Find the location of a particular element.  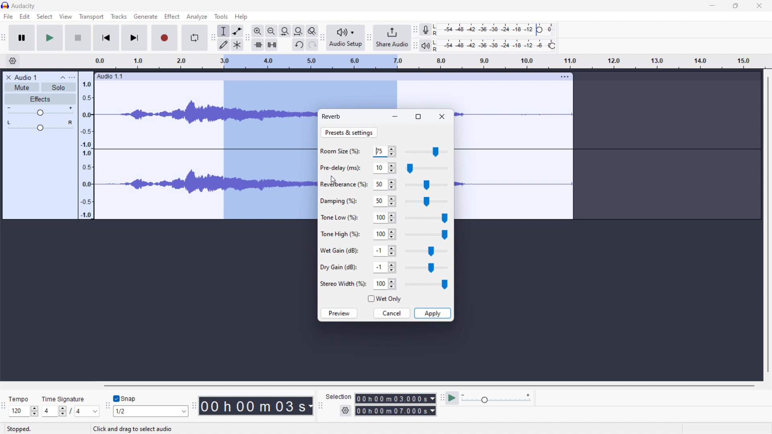

zoom toggle is located at coordinates (312, 31).